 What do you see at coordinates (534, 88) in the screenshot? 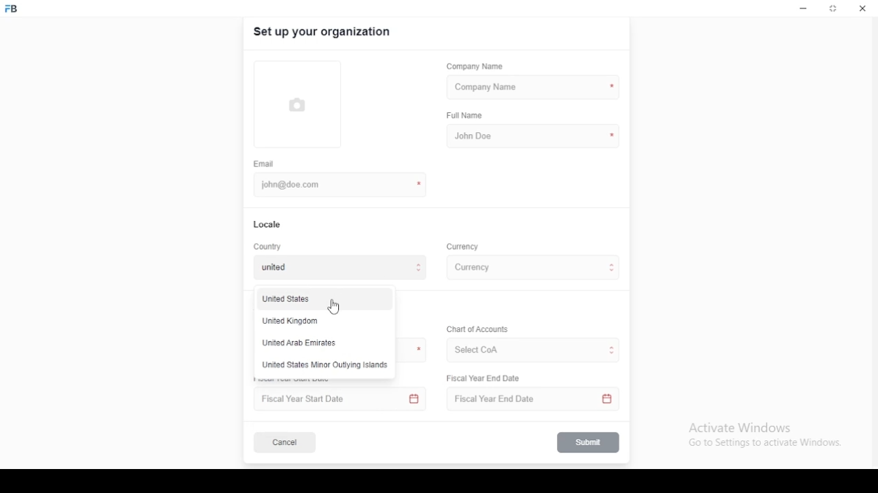
I see `company name` at bounding box center [534, 88].